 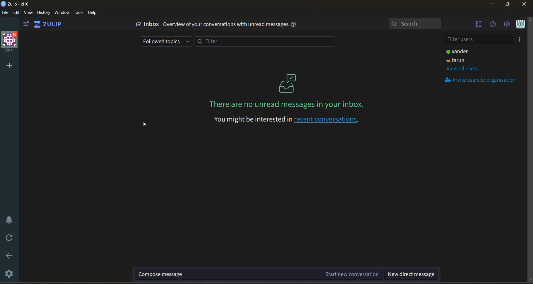 I want to click on settings, so click(x=9, y=274).